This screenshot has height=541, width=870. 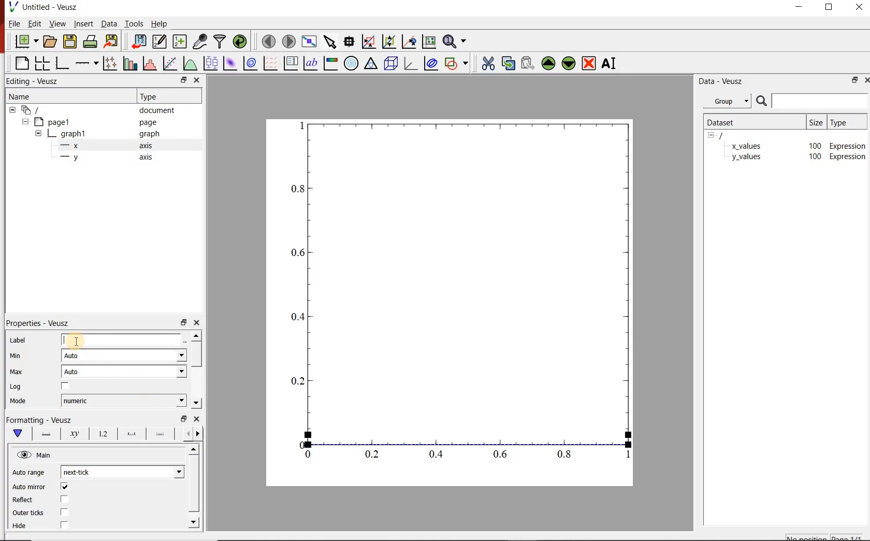 What do you see at coordinates (18, 434) in the screenshot?
I see `main formatting` at bounding box center [18, 434].